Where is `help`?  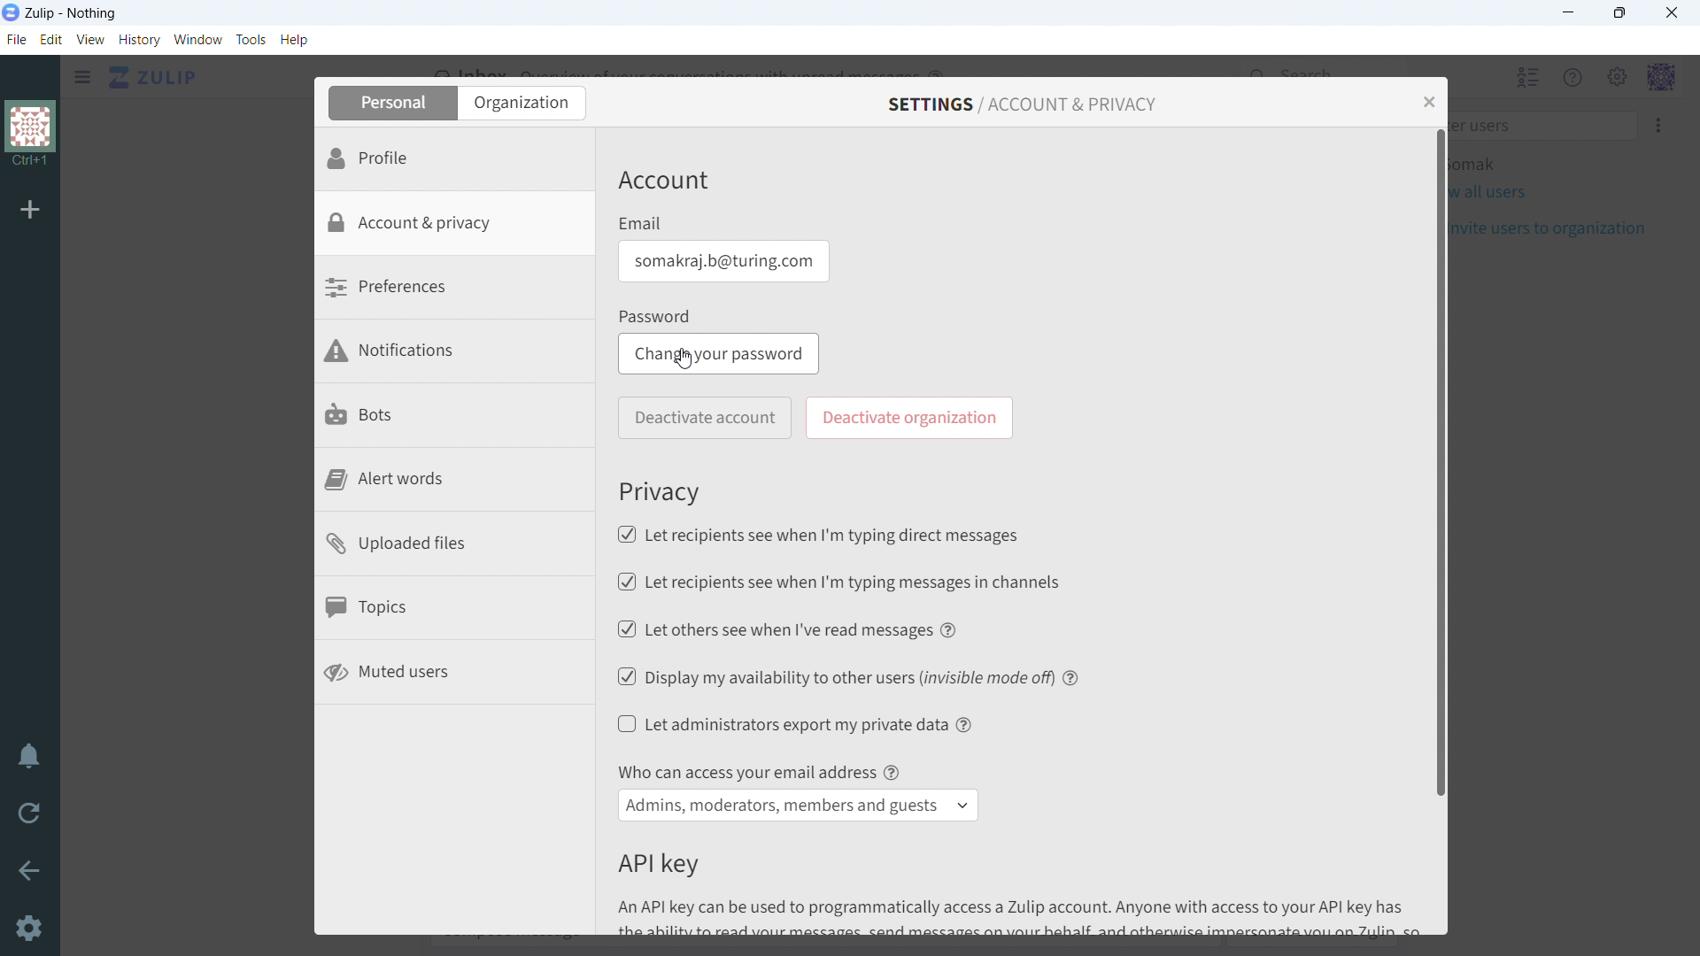
help is located at coordinates (966, 724).